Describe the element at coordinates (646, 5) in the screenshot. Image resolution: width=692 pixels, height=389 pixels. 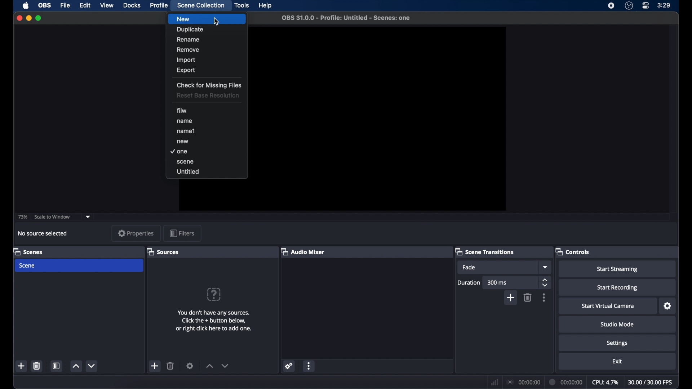
I see `control center` at that location.